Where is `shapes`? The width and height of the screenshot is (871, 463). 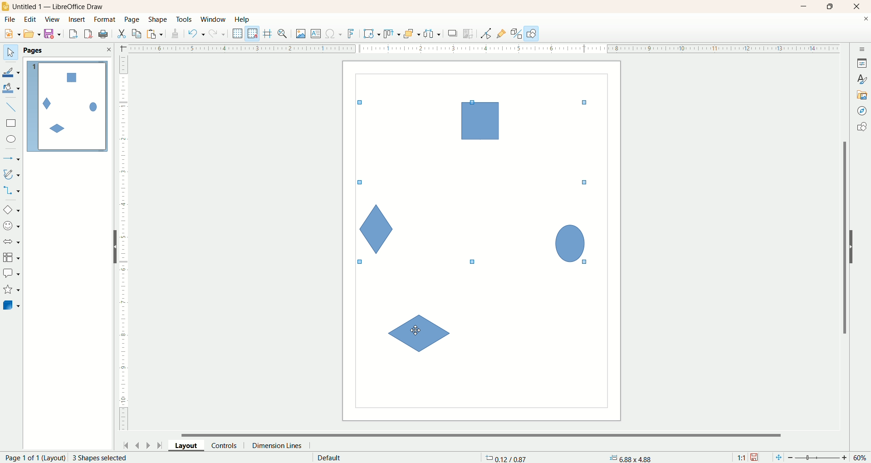 shapes is located at coordinates (861, 128).